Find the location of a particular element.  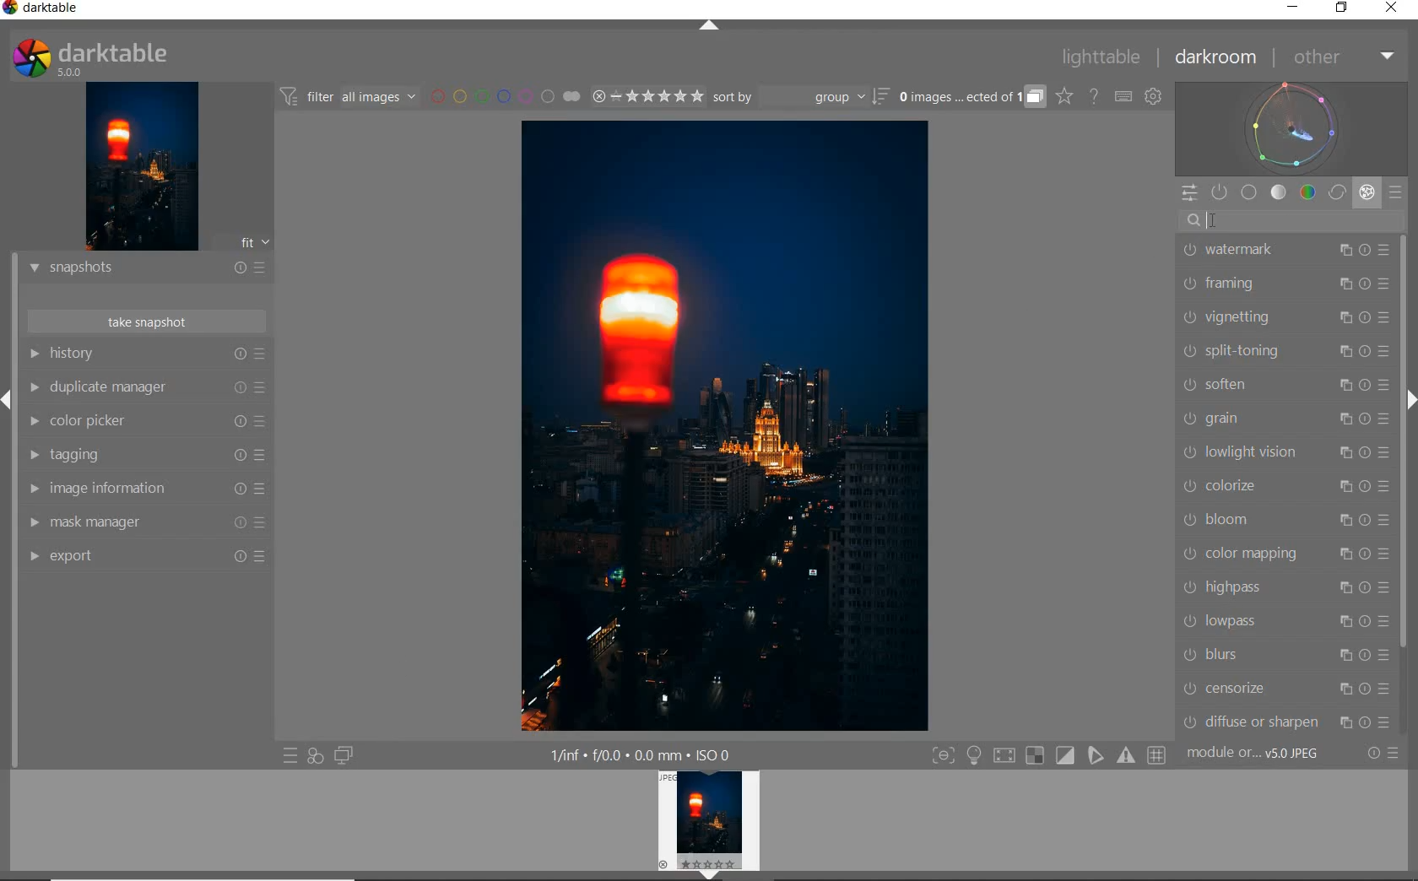

RANGE RATING OF SELECTED IMAGES is located at coordinates (645, 98).